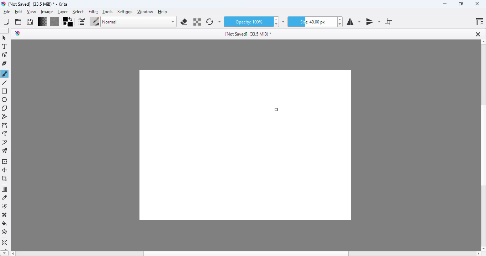 The height and width of the screenshot is (256, 486). What do you see at coordinates (196, 22) in the screenshot?
I see `preserve alpha` at bounding box center [196, 22].